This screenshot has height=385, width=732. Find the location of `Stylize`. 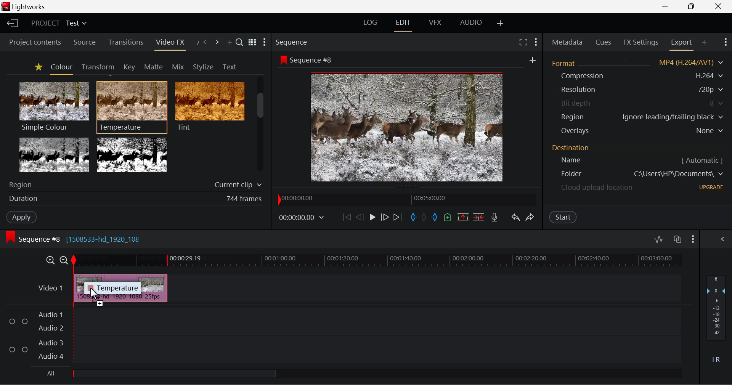

Stylize is located at coordinates (203, 66).